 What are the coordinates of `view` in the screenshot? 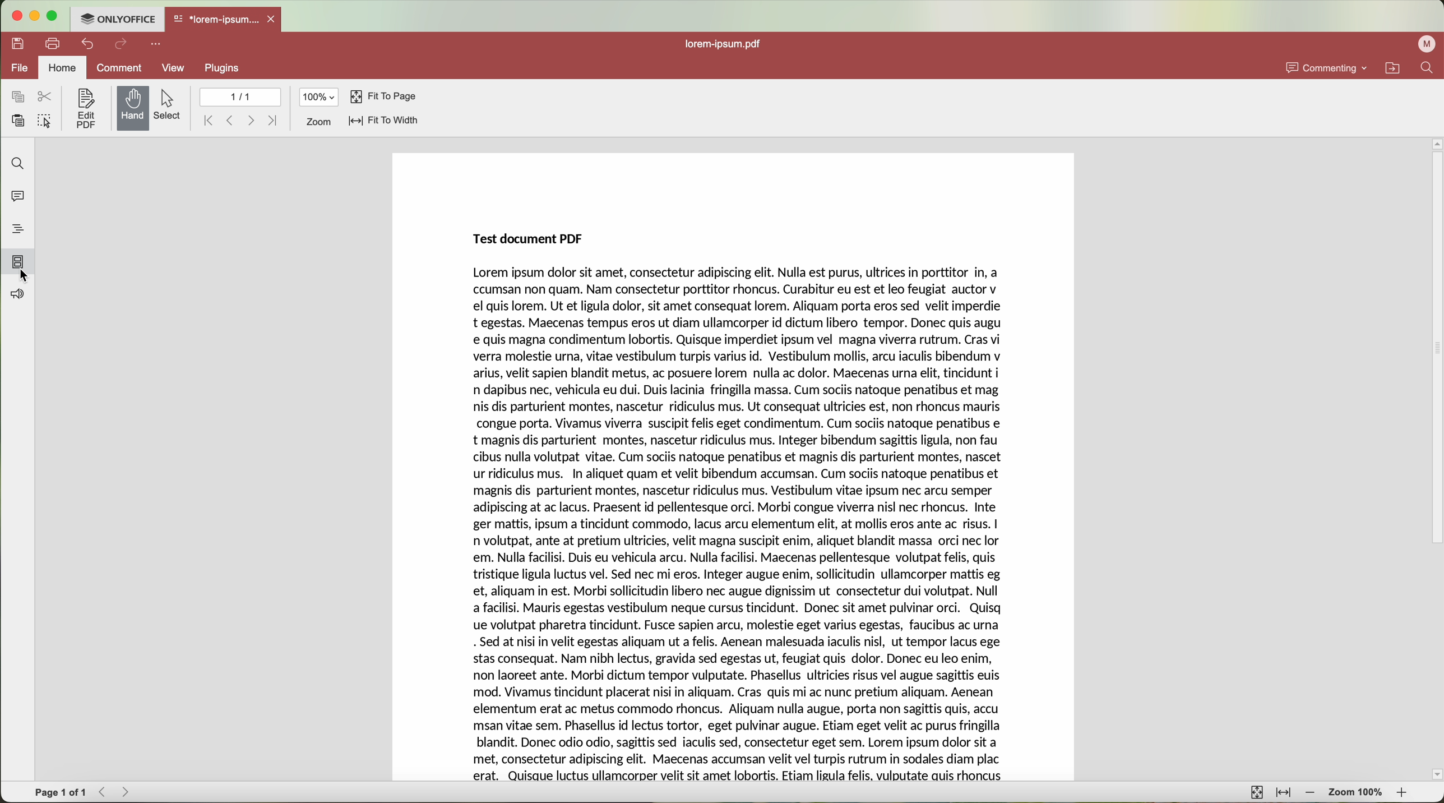 It's located at (174, 67).